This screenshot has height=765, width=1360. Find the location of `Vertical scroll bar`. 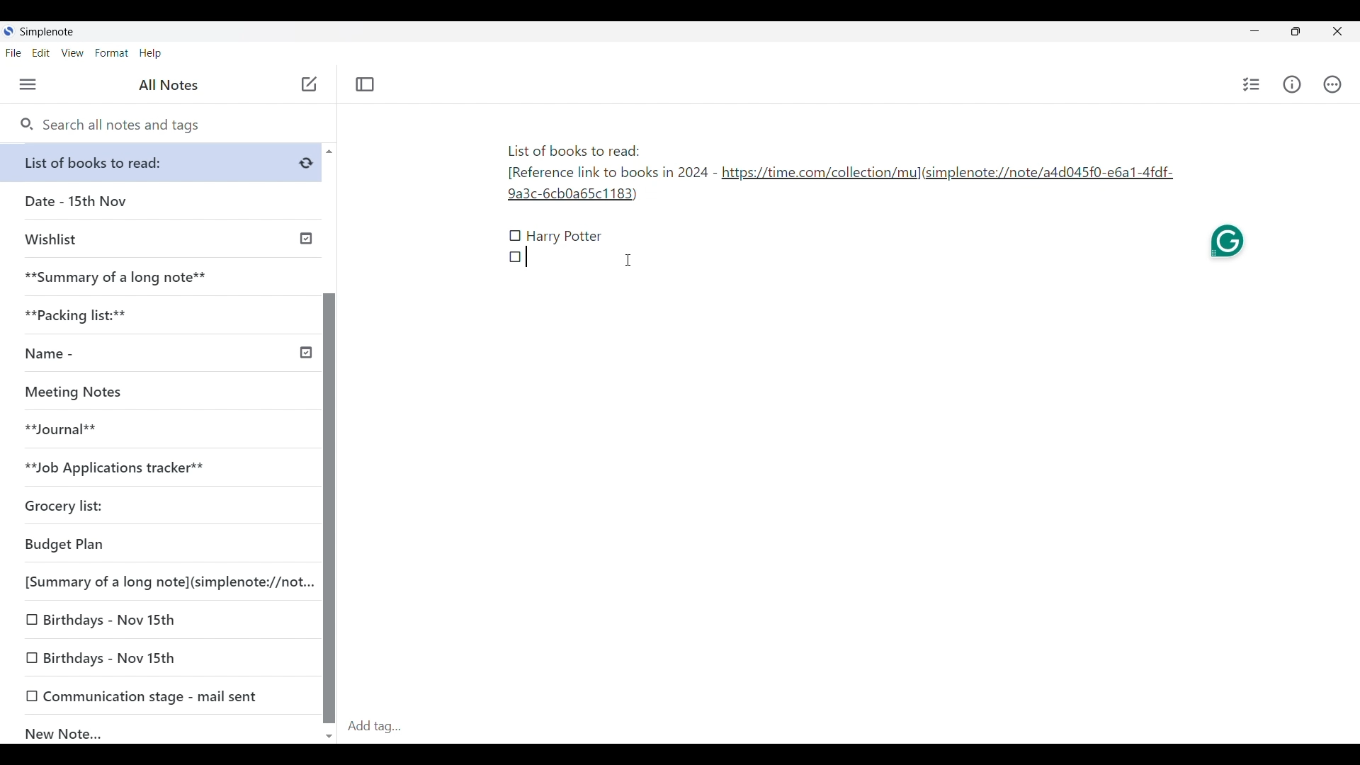

Vertical scroll bar is located at coordinates (329, 442).